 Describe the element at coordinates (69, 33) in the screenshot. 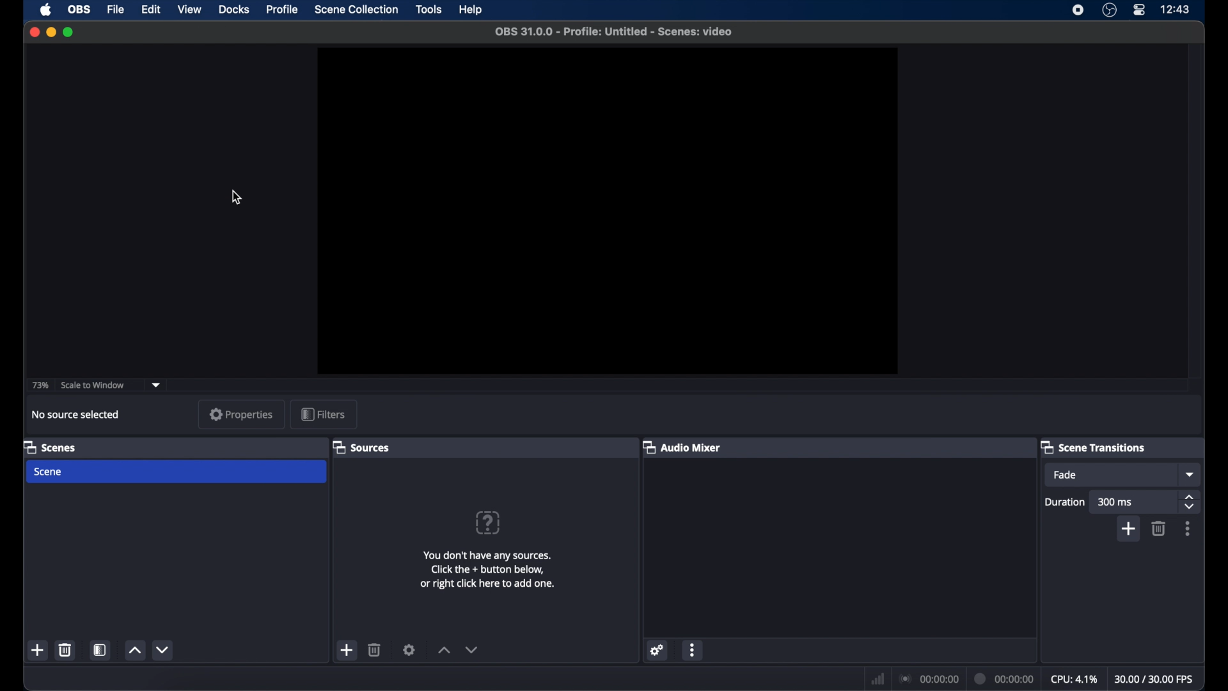

I see `maximize` at that location.